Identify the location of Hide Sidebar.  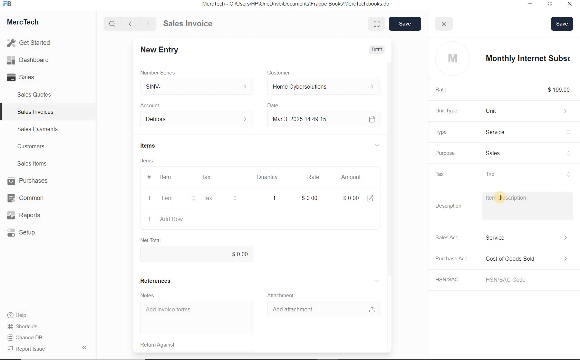
(84, 347).